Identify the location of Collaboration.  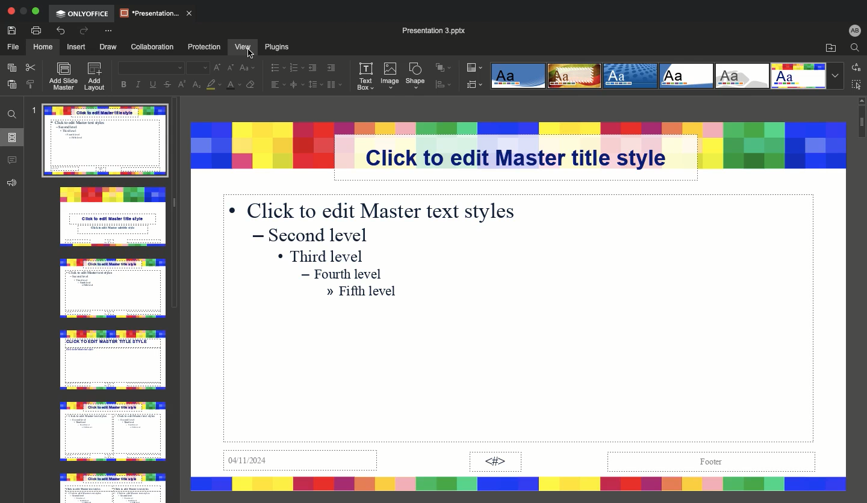
(152, 46).